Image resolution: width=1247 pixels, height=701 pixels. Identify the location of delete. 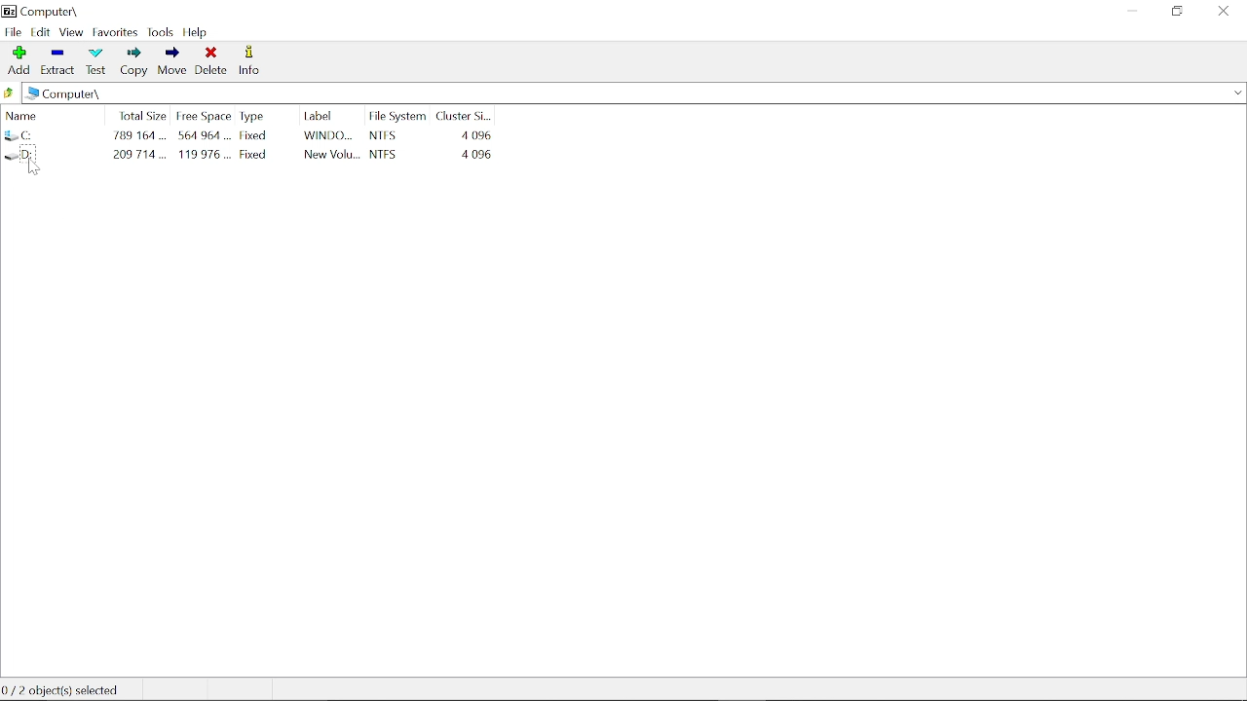
(211, 60).